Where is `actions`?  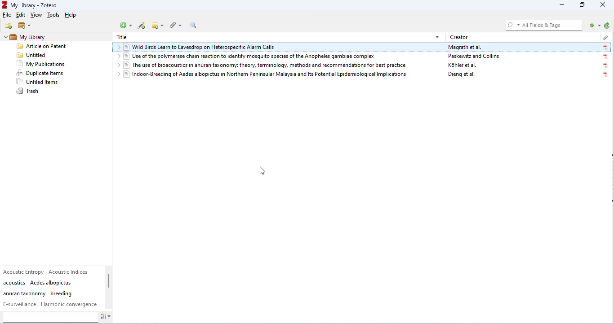 actions is located at coordinates (110, 317).